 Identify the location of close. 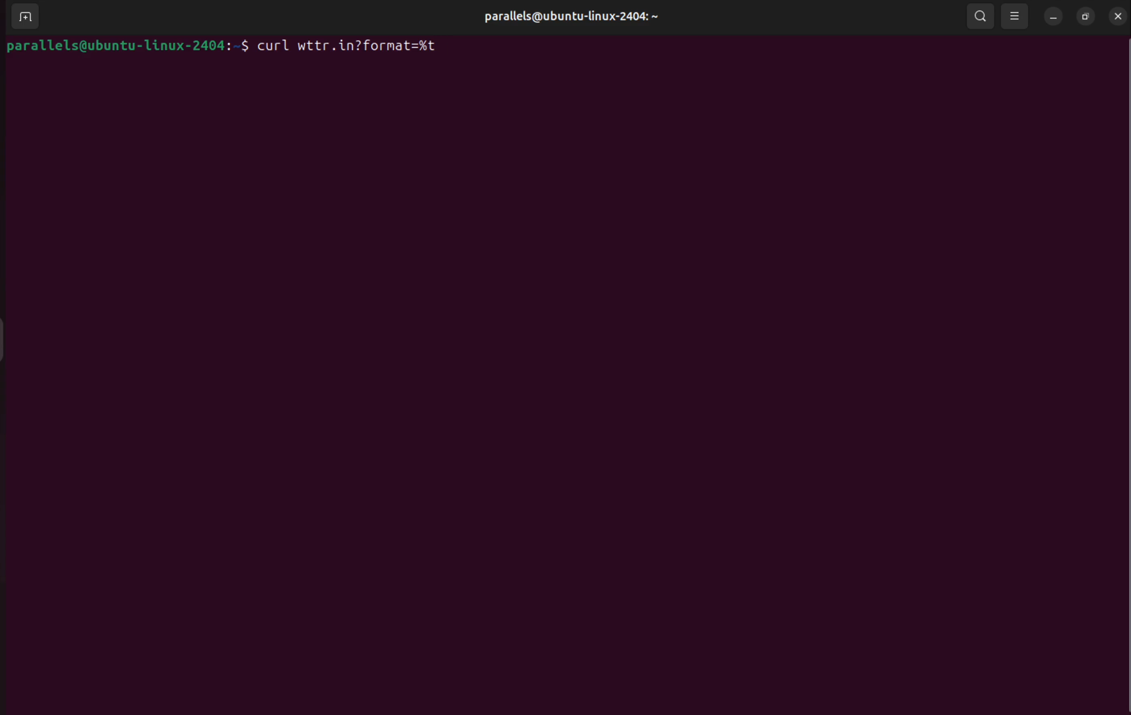
(1118, 16).